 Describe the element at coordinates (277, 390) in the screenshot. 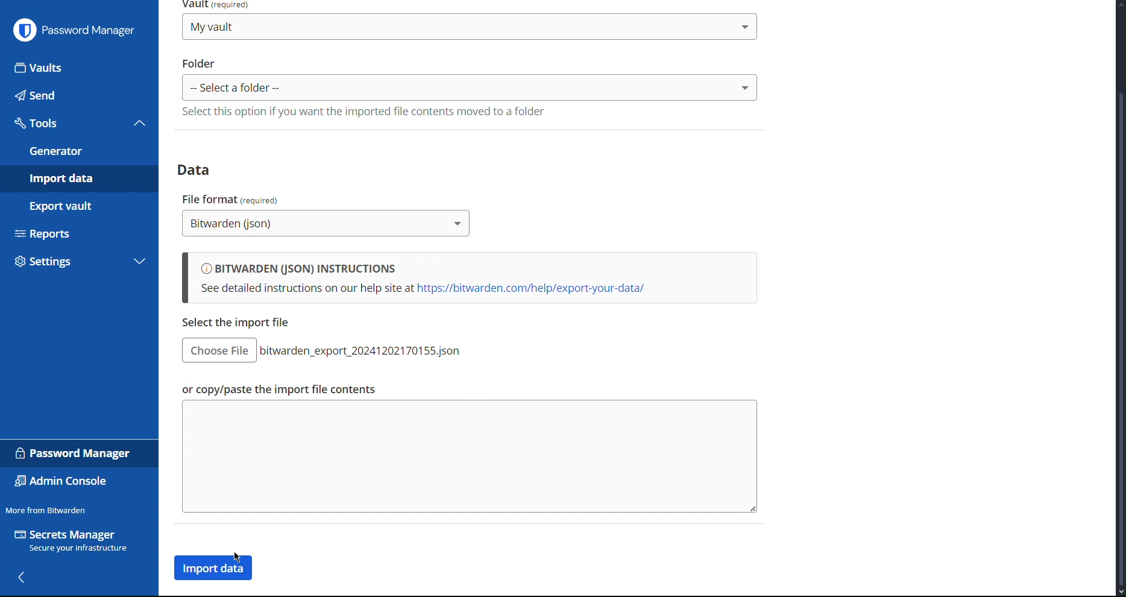

I see `or copy/paste the import file contents` at that location.